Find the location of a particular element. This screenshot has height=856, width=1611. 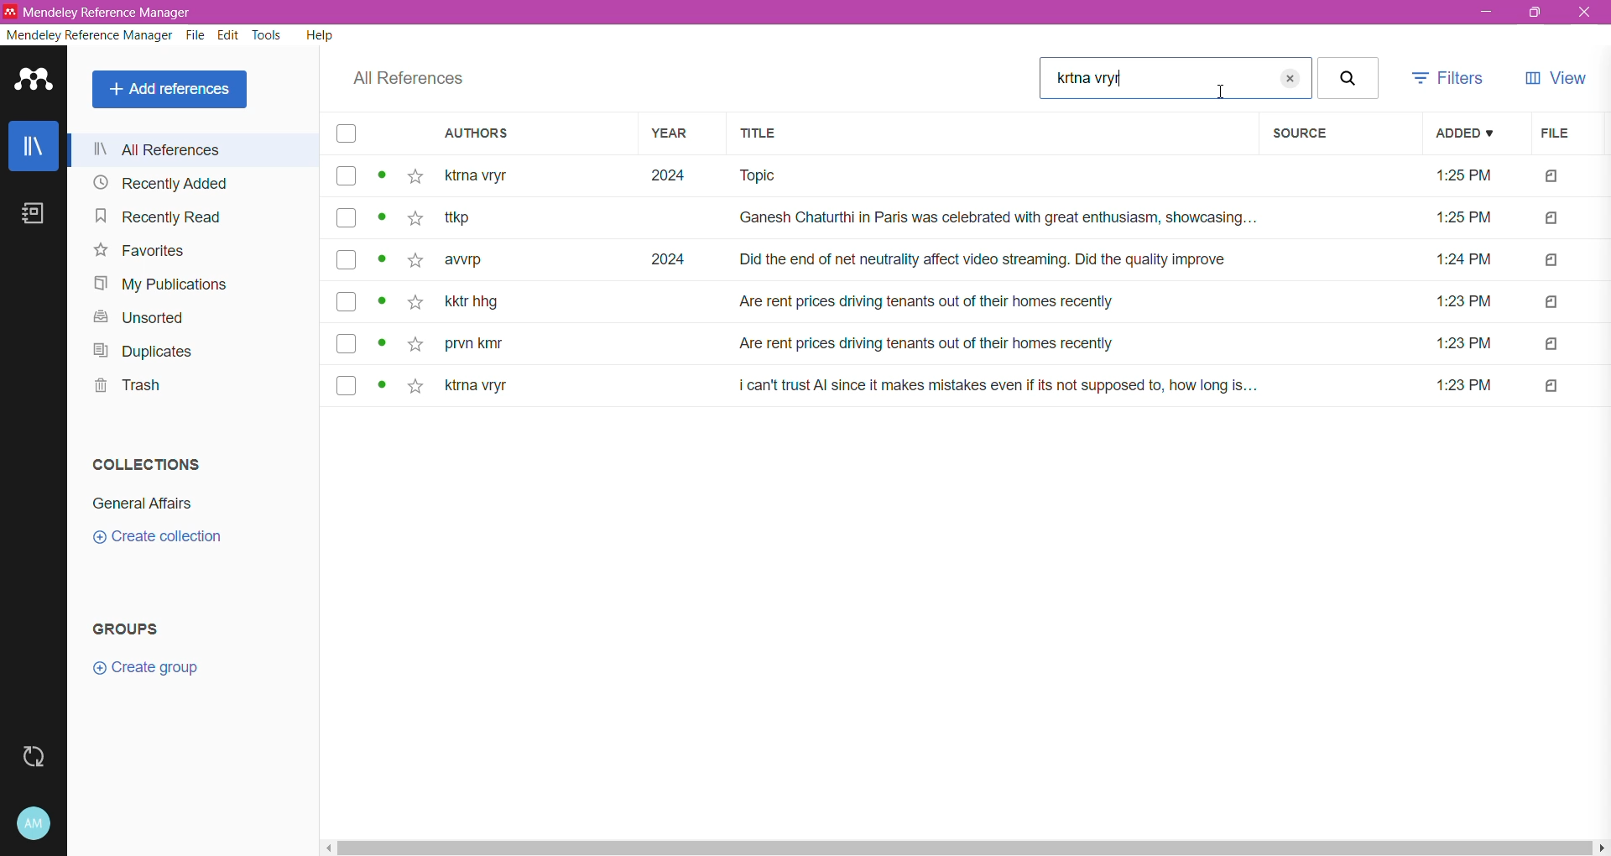

Collections is located at coordinates (148, 464).